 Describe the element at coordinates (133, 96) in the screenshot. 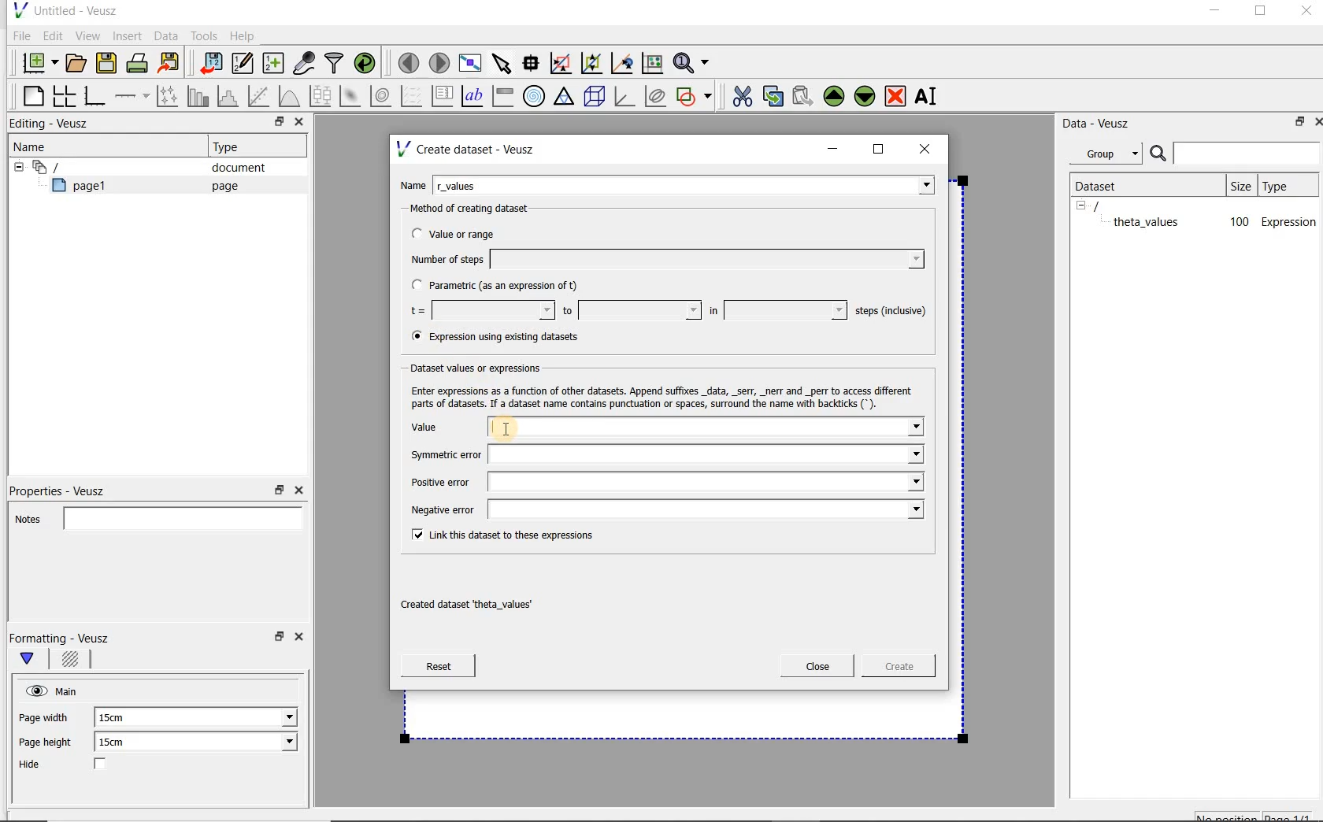

I see `add an axis to a plot` at that location.